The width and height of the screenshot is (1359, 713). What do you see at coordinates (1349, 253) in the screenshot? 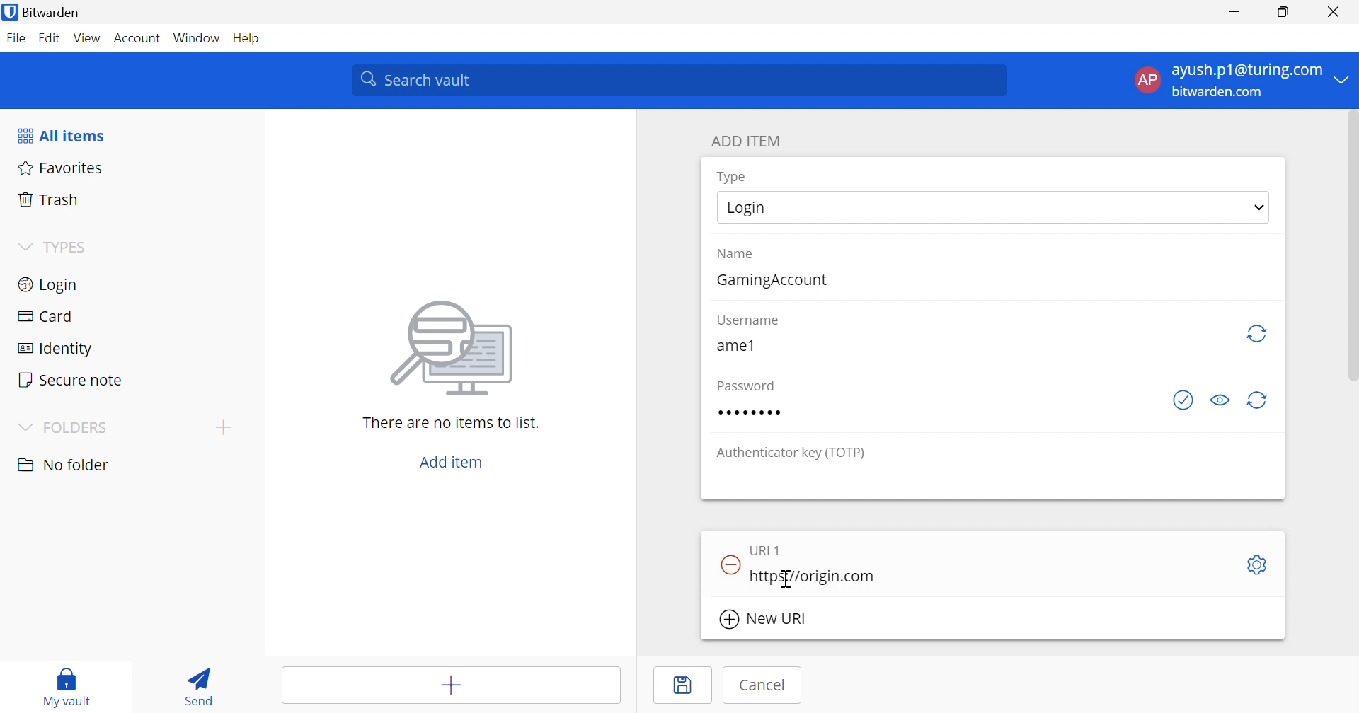
I see `scrollbar` at bounding box center [1349, 253].